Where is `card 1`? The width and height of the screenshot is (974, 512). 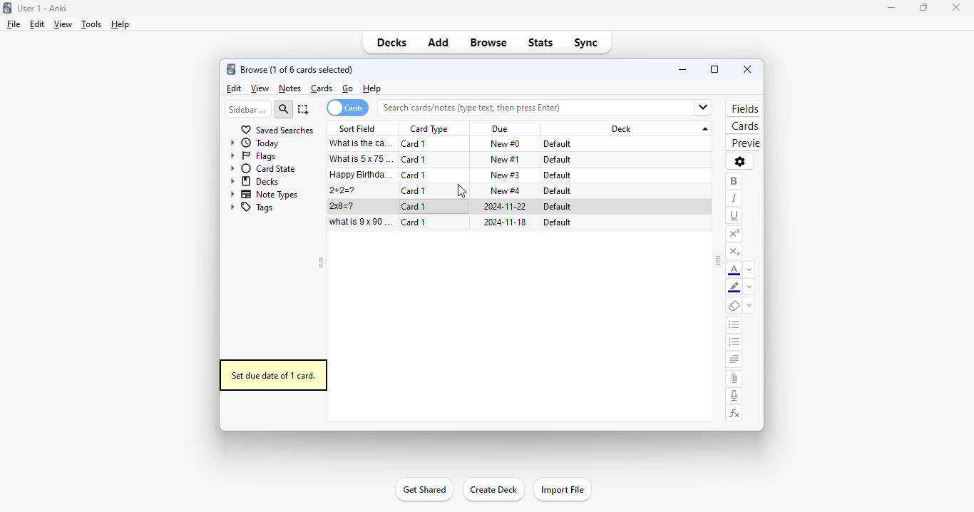
card 1 is located at coordinates (414, 207).